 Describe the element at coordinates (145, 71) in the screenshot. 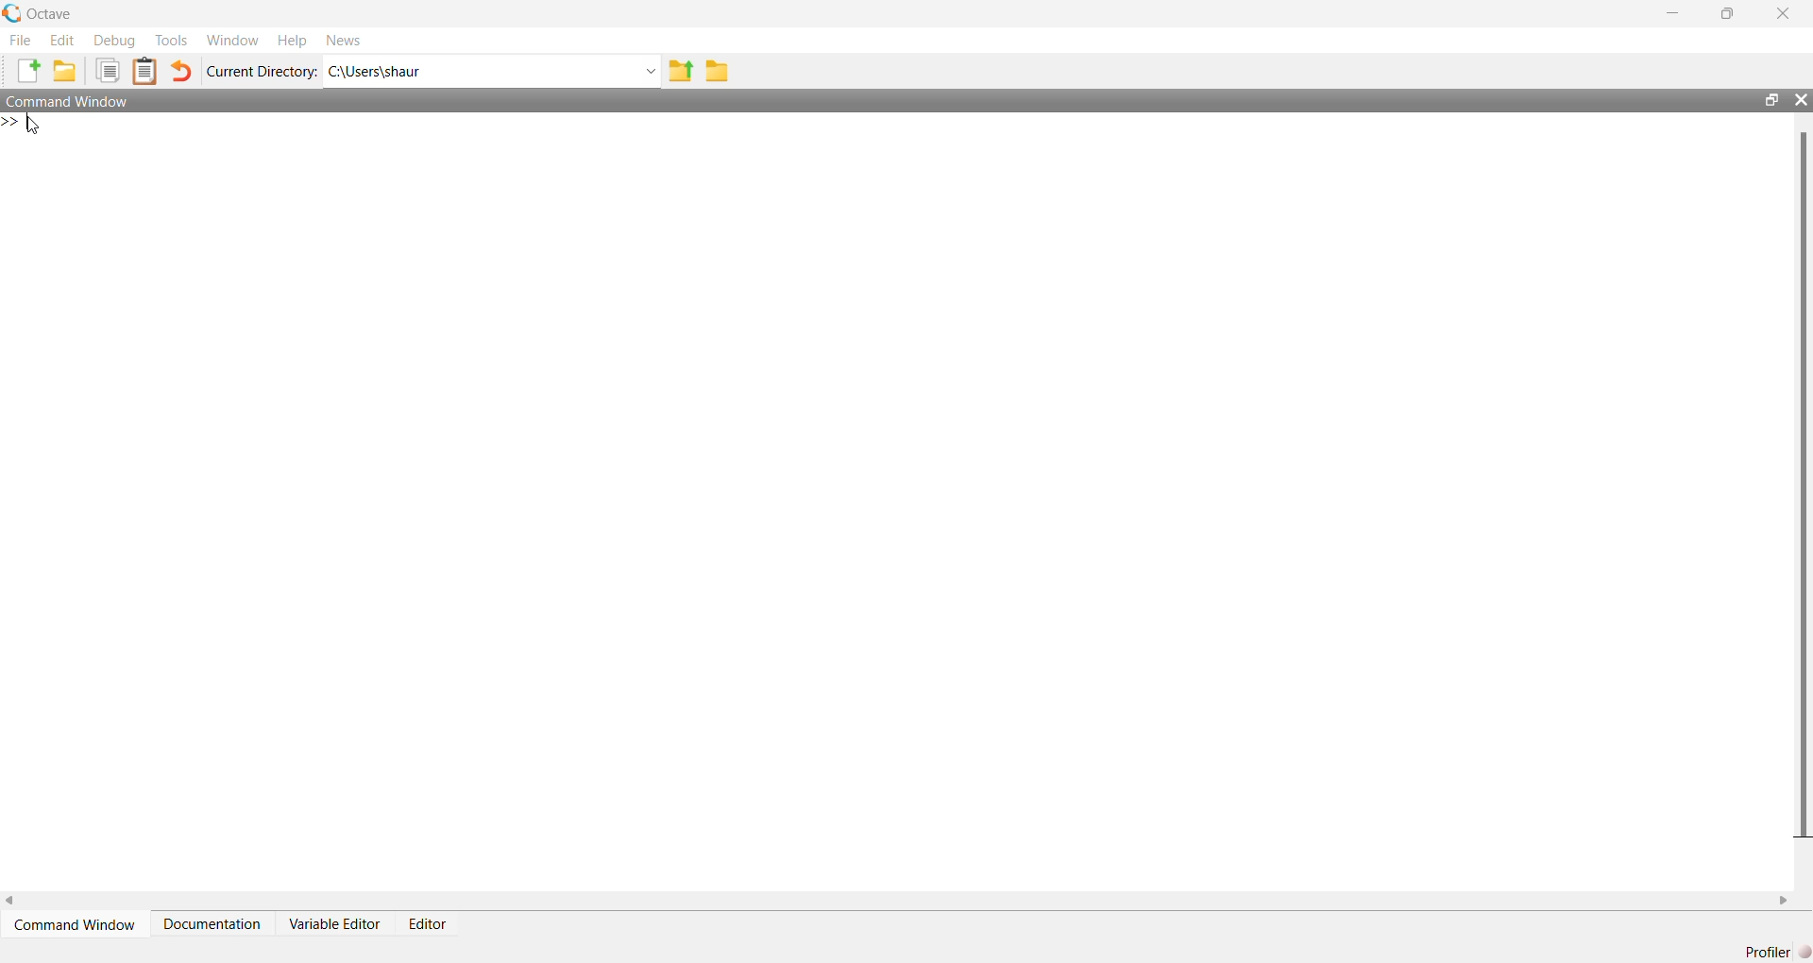

I see `clip board` at that location.